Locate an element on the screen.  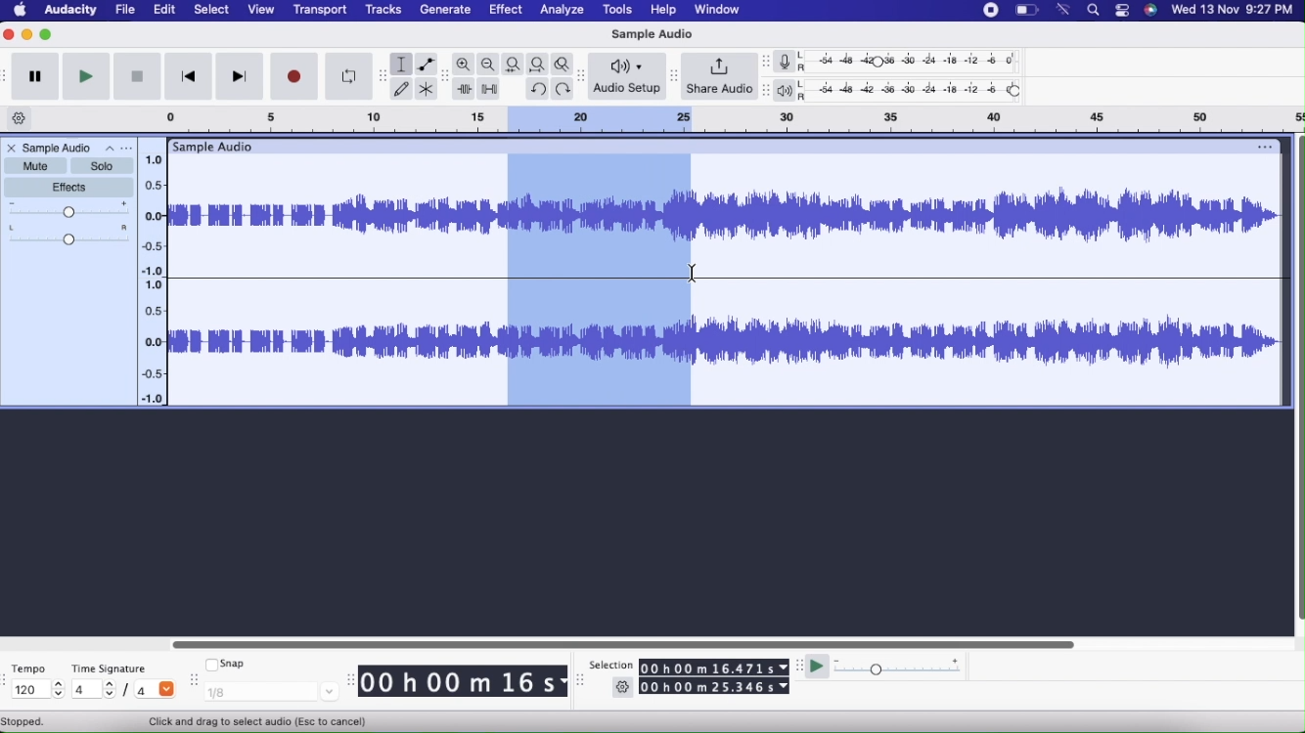
Effects is located at coordinates (71, 188).